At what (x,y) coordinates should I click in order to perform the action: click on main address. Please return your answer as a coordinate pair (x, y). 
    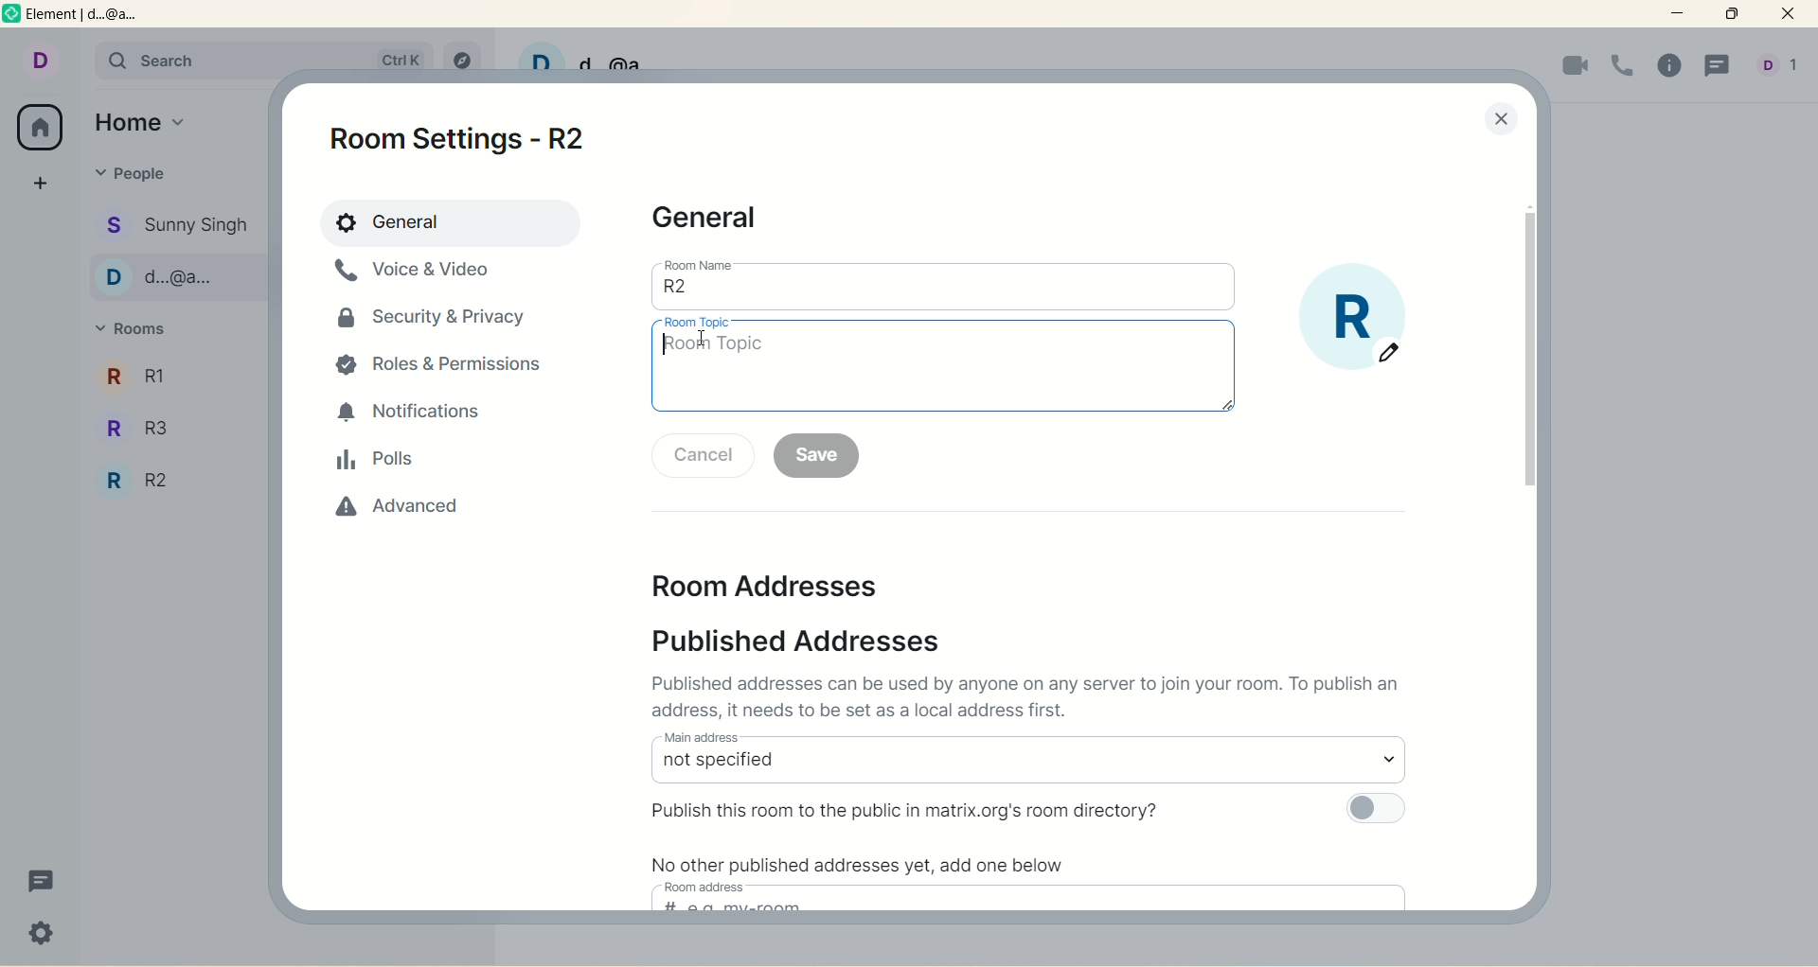
    Looking at the image, I should click on (701, 736).